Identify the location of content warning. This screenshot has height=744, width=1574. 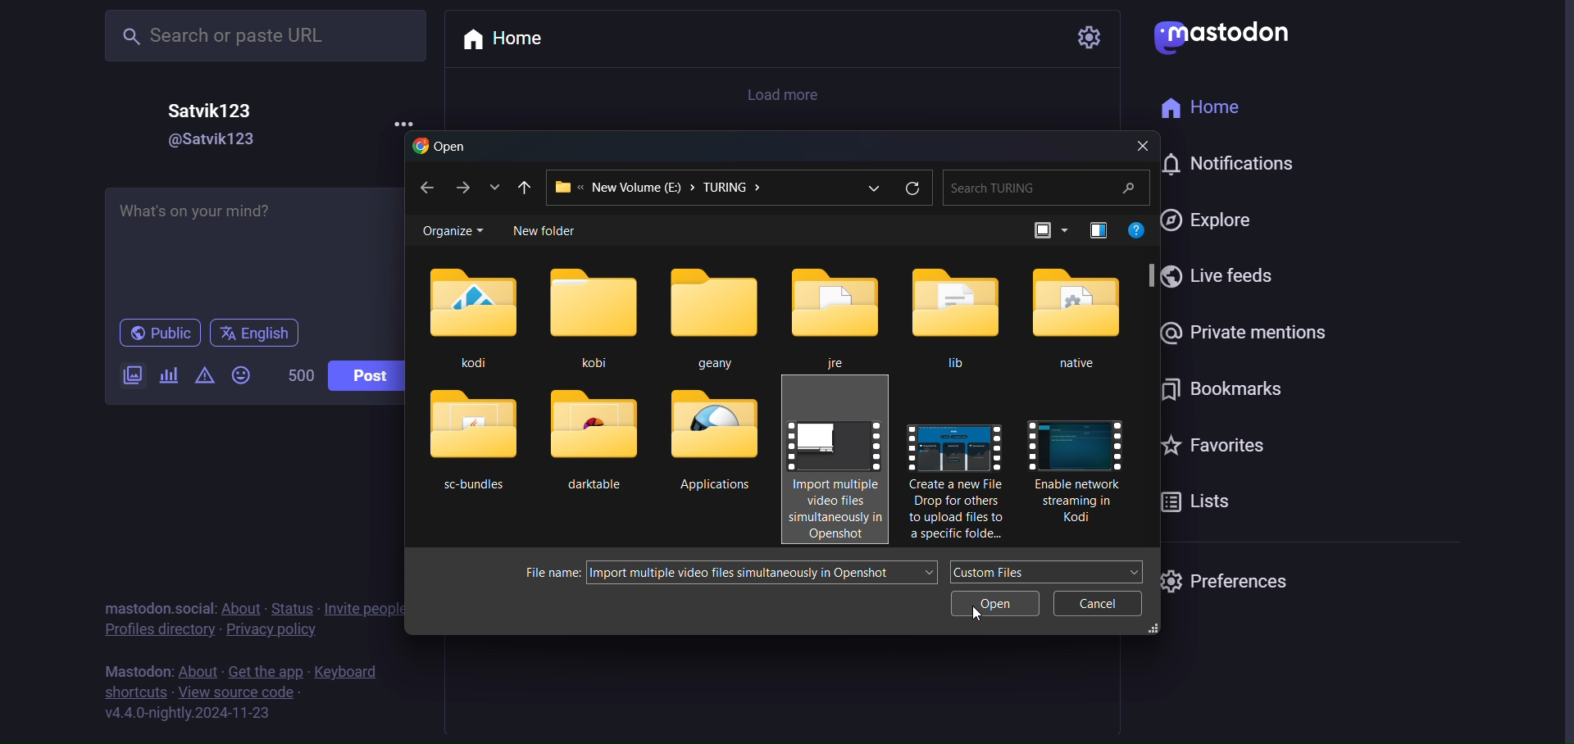
(203, 376).